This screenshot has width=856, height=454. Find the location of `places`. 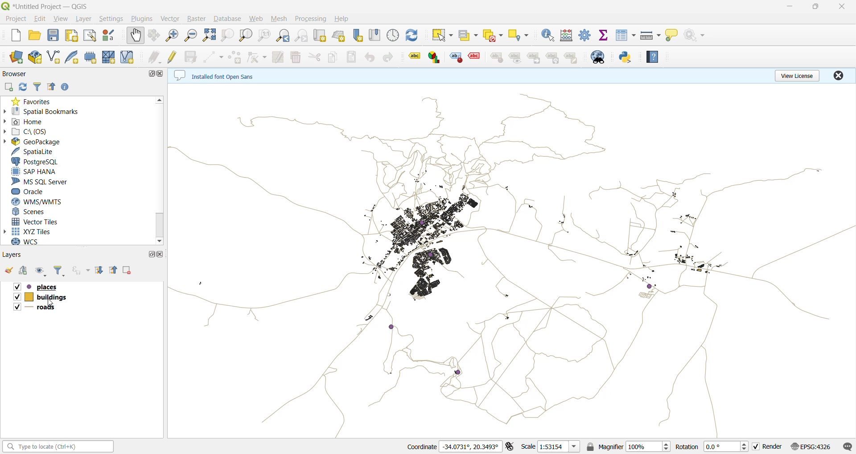

places is located at coordinates (49, 287).